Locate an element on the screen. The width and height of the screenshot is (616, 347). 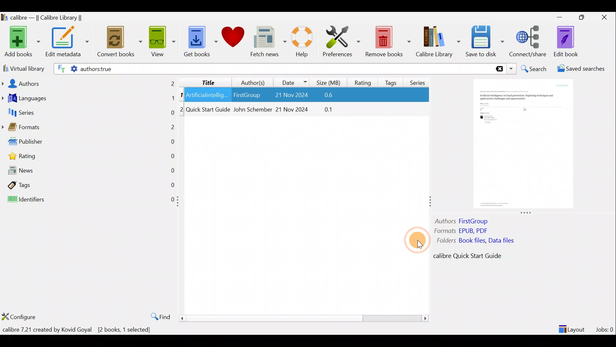
Remove books is located at coordinates (388, 41).